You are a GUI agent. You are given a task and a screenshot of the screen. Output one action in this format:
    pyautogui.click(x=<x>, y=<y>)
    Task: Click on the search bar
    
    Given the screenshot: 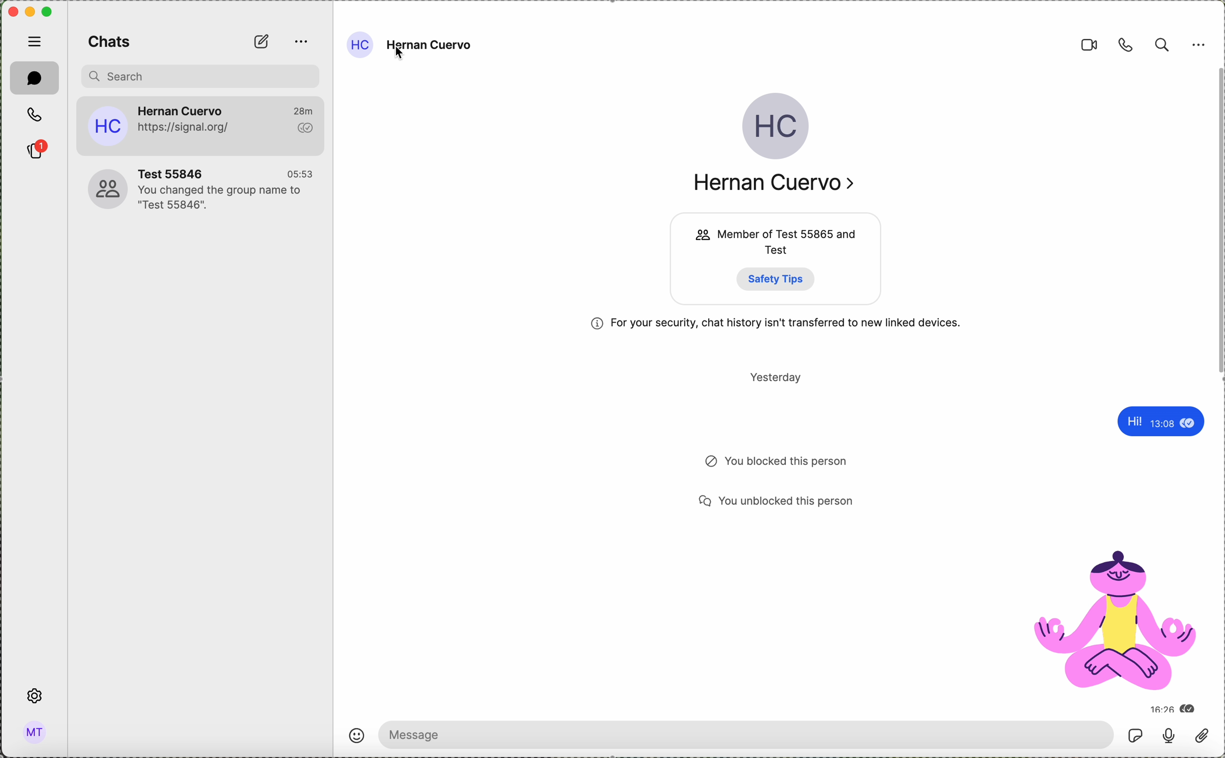 What is the action you would take?
    pyautogui.click(x=200, y=77)
    